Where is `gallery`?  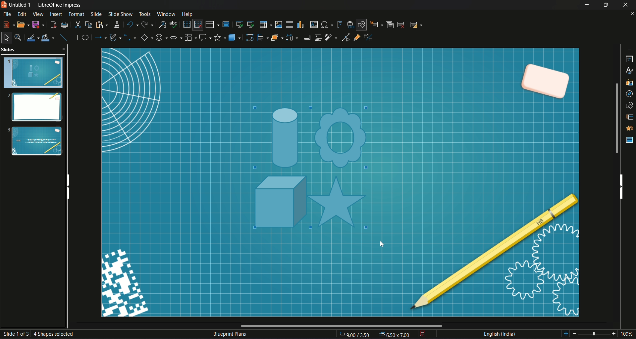 gallery is located at coordinates (630, 82).